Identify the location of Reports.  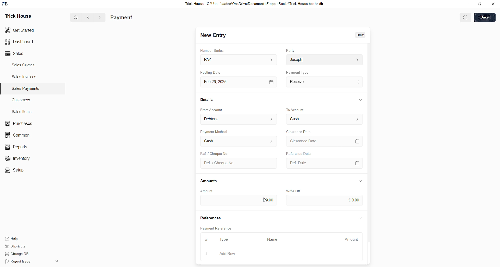
(20, 147).